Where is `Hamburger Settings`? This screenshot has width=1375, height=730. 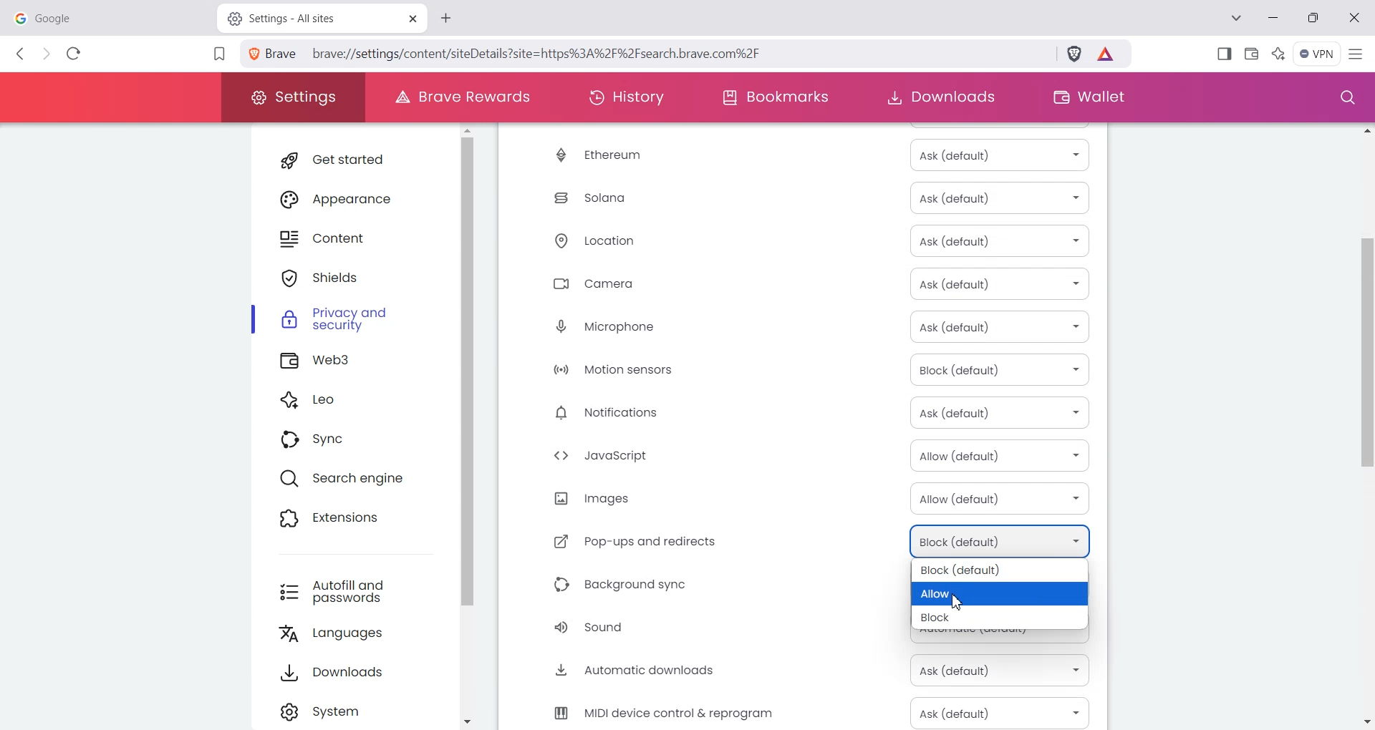 Hamburger Settings is located at coordinates (1359, 53).